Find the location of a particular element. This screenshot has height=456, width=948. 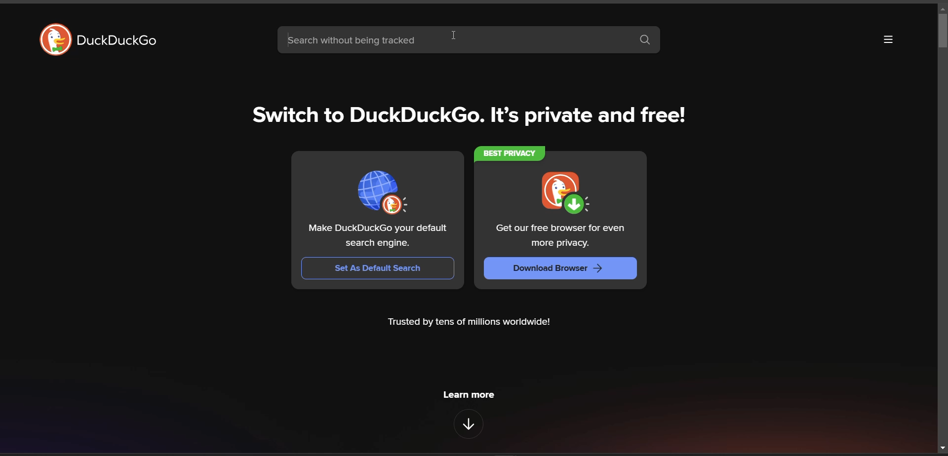

BEST PRIVACY is located at coordinates (512, 152).